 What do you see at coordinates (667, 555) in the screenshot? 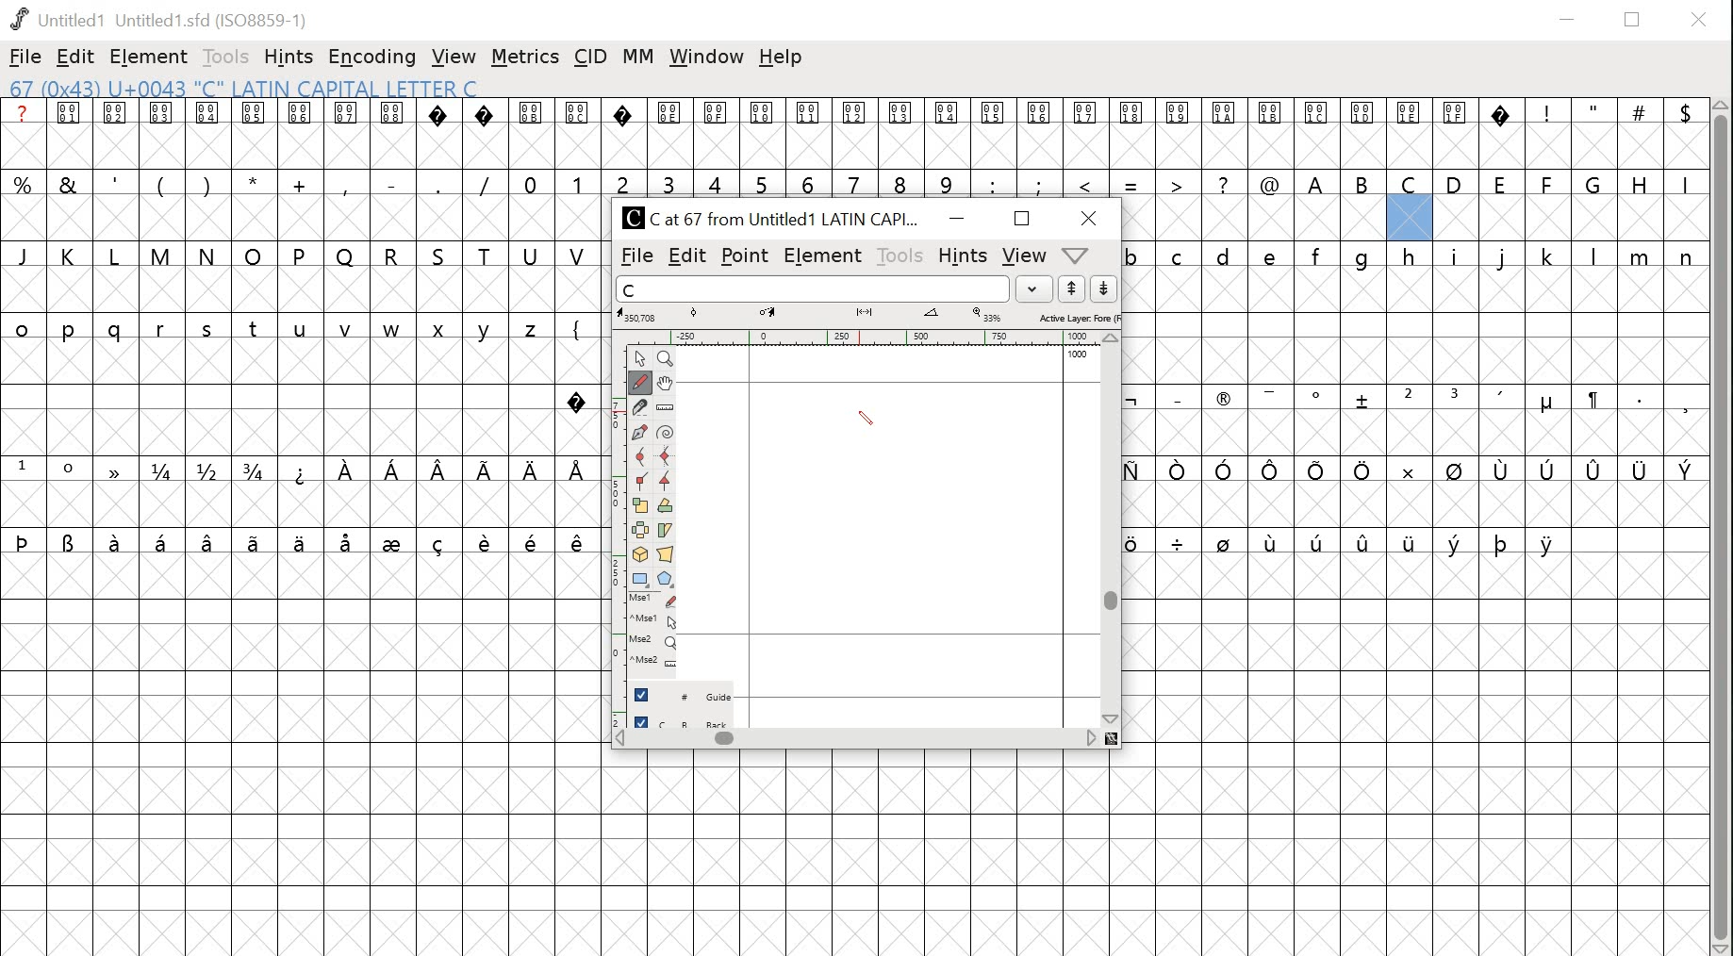
I see `perspective` at bounding box center [667, 555].